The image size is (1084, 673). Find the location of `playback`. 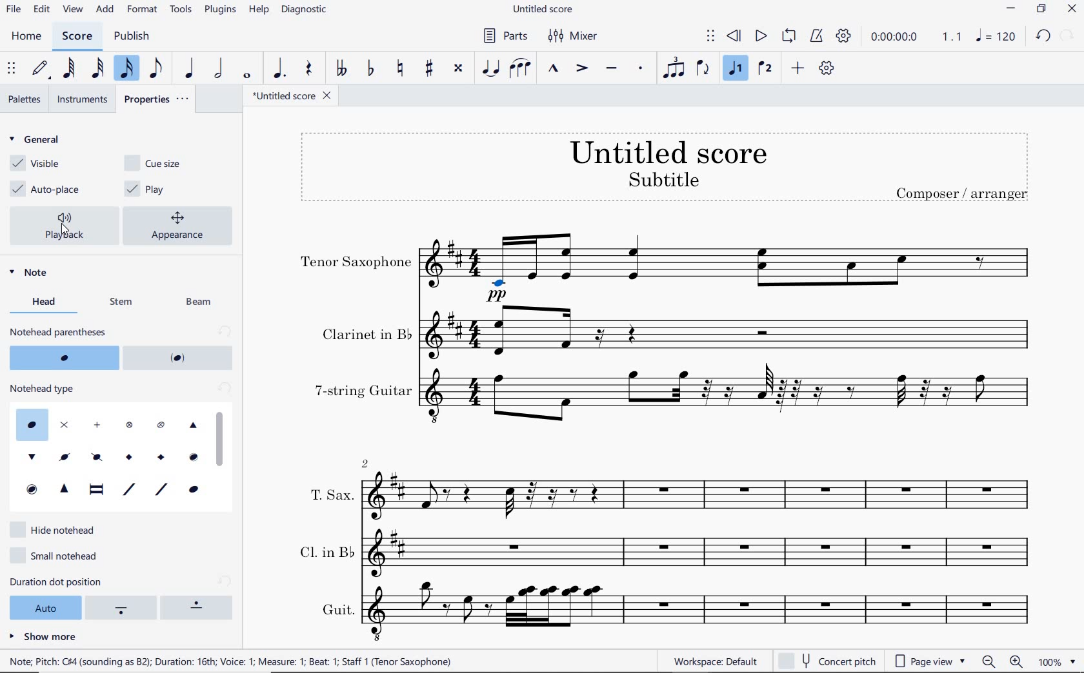

playback is located at coordinates (68, 226).